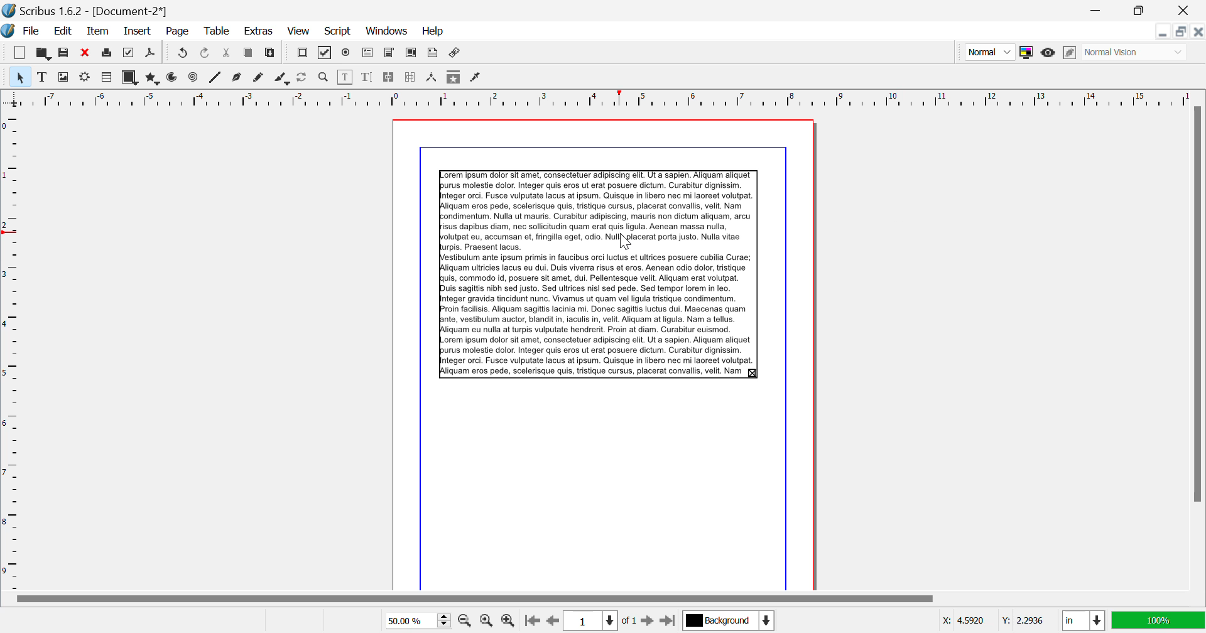 This screenshot has height=633, width=1206. What do you see at coordinates (728, 622) in the screenshot?
I see `Background` at bounding box center [728, 622].